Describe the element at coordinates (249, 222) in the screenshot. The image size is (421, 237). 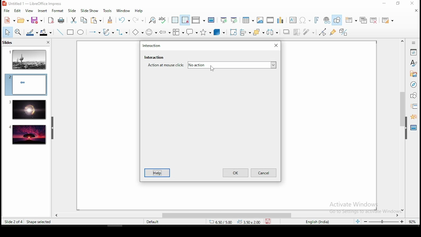
I see `0.00x0.00` at that location.